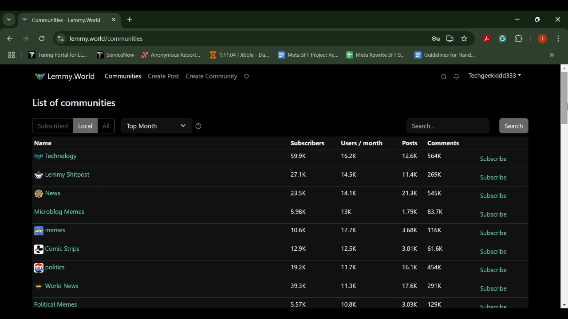 The width and height of the screenshot is (568, 319). I want to click on Extensions, so click(519, 39).